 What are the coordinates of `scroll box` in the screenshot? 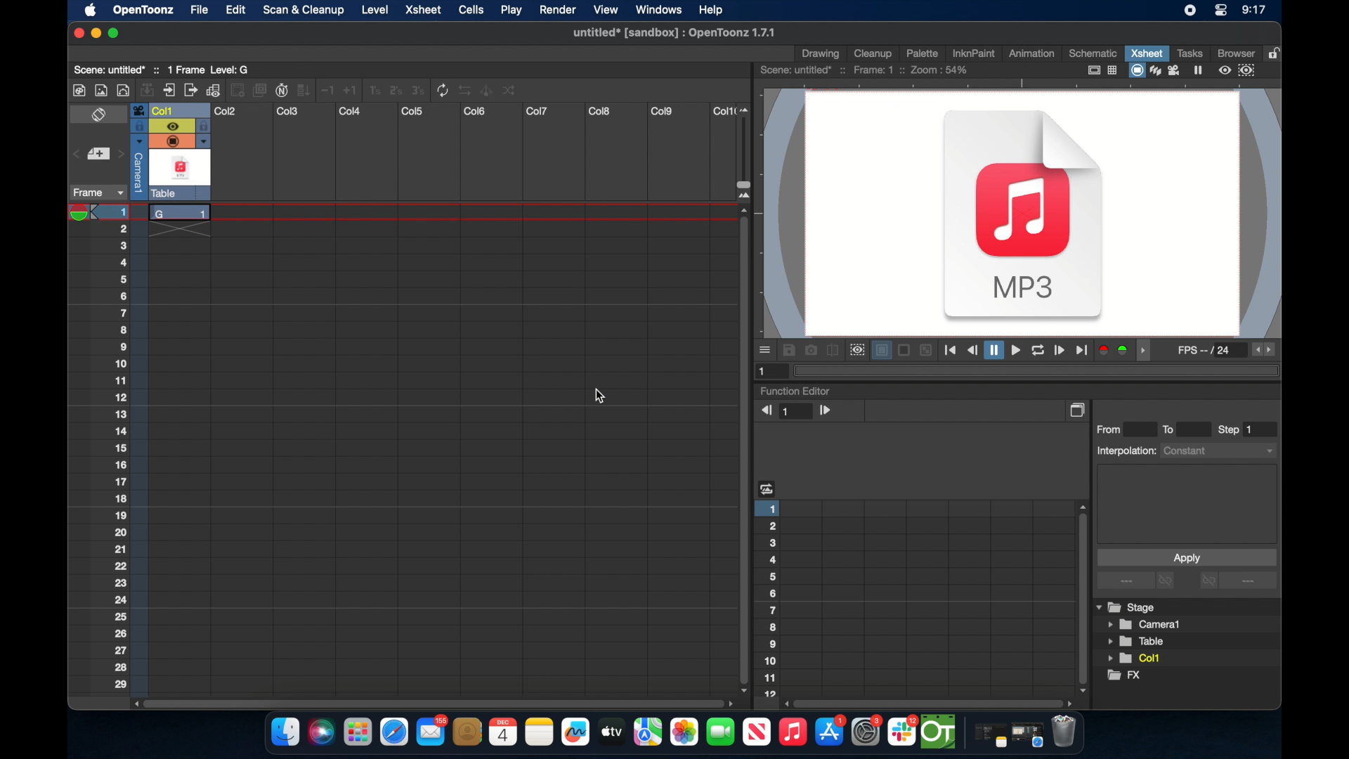 It's located at (742, 454).